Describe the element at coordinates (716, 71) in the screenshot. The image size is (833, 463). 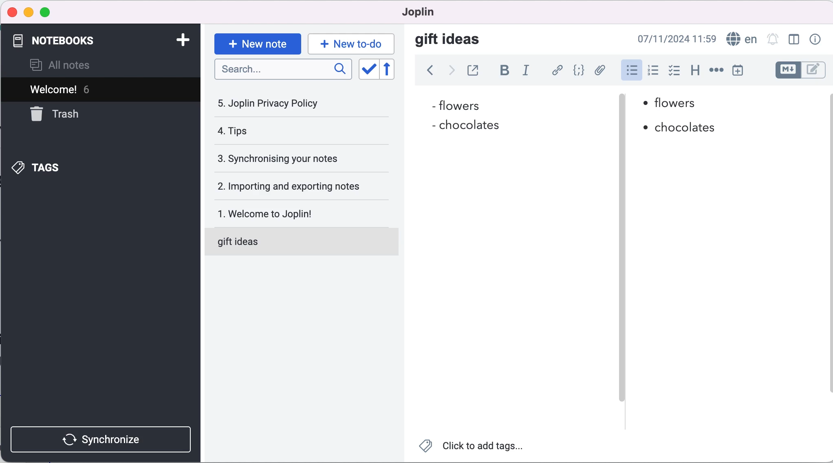
I see `horizontal rule` at that location.